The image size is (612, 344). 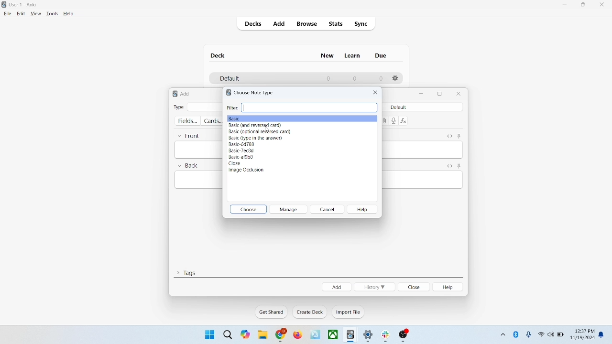 What do you see at coordinates (208, 334) in the screenshot?
I see `window` at bounding box center [208, 334].